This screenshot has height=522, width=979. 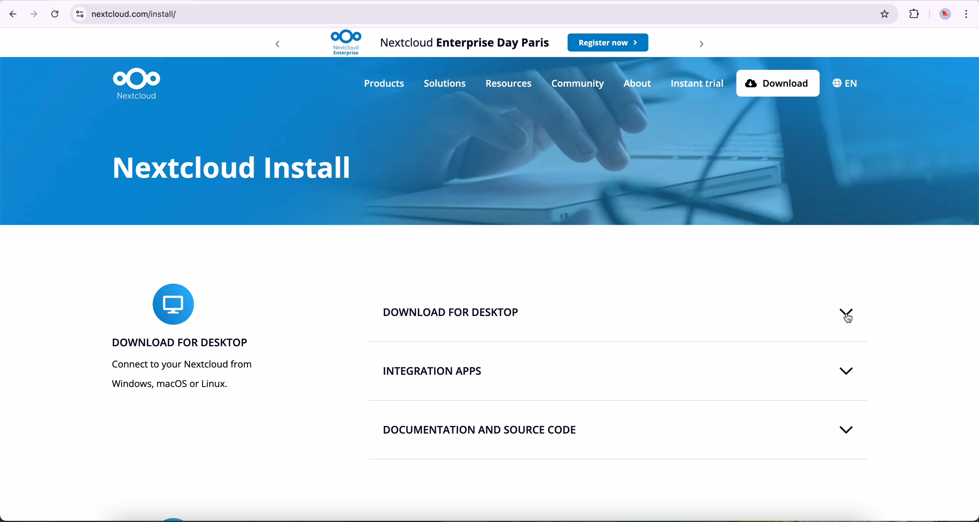 What do you see at coordinates (846, 85) in the screenshot?
I see `language` at bounding box center [846, 85].